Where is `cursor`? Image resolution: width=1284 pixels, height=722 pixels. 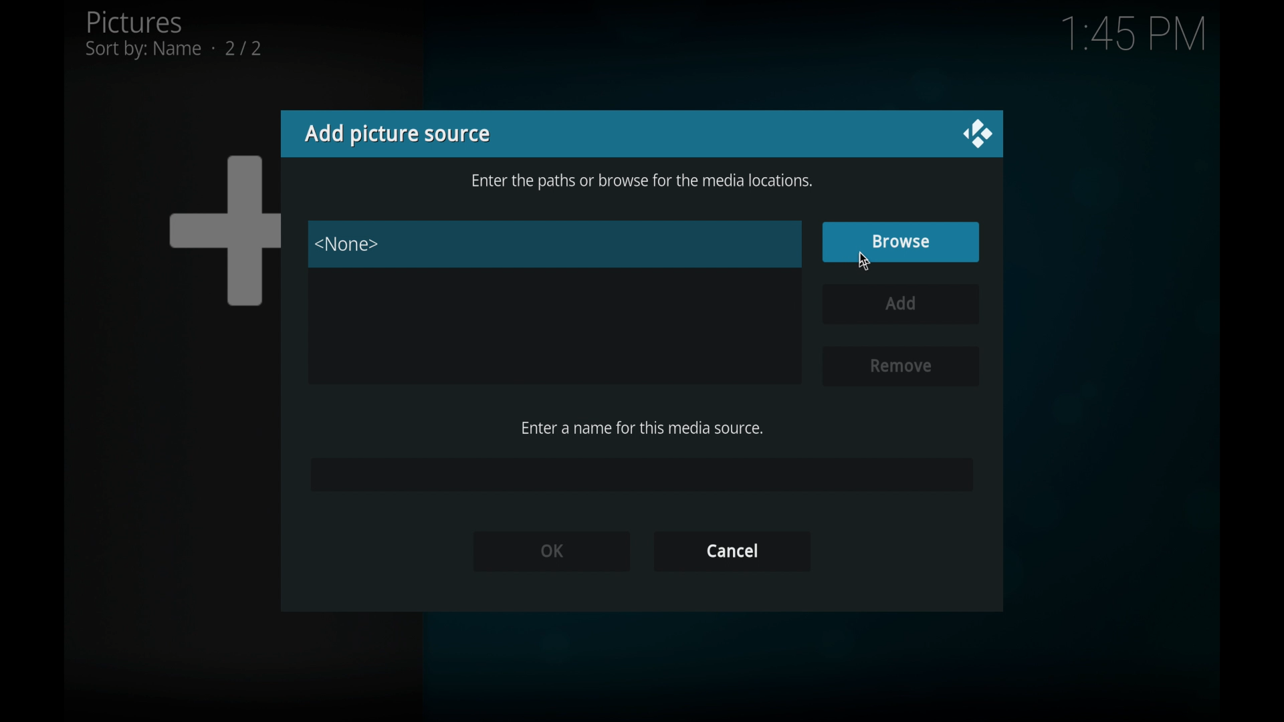 cursor is located at coordinates (863, 263).